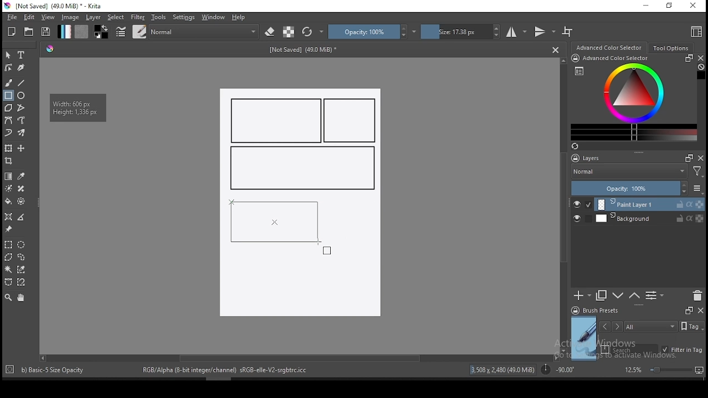 The image size is (708, 398). Describe the element at coordinates (81, 32) in the screenshot. I see `pattern` at that location.